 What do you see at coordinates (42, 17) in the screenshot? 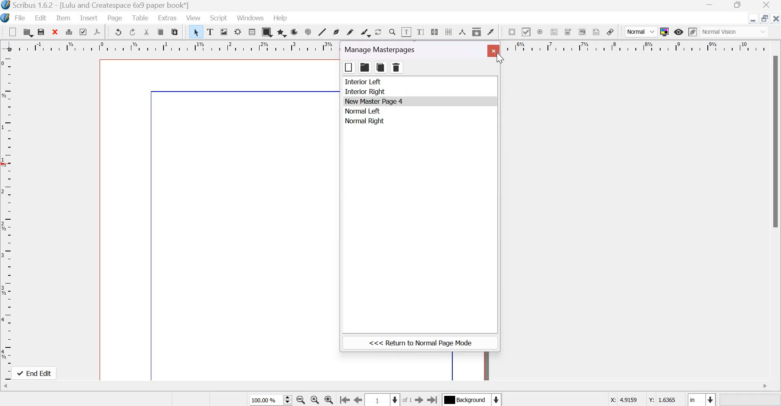
I see `Edit` at bounding box center [42, 17].